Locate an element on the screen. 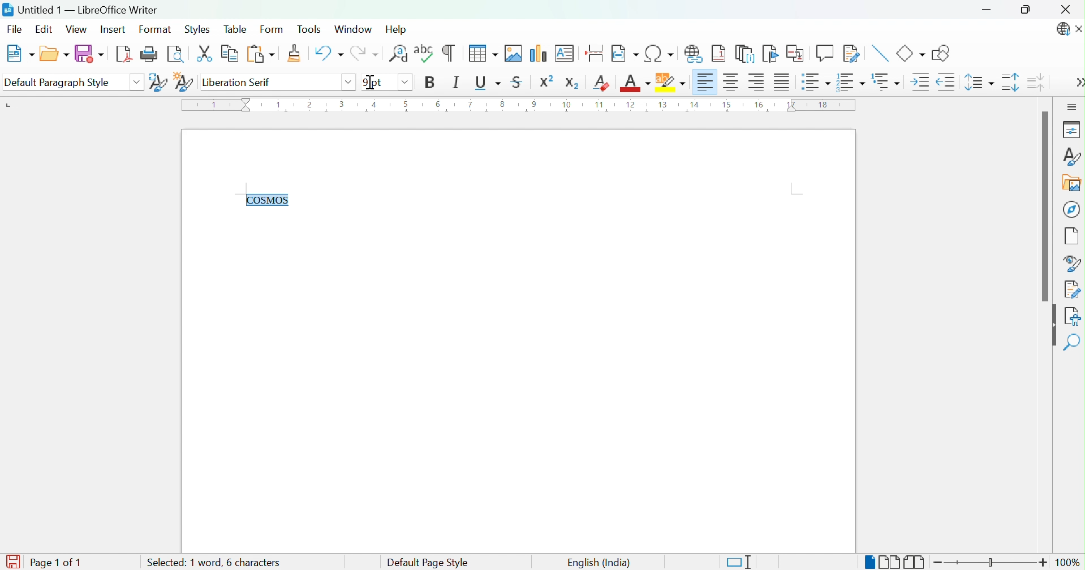  Form is located at coordinates (272, 30).